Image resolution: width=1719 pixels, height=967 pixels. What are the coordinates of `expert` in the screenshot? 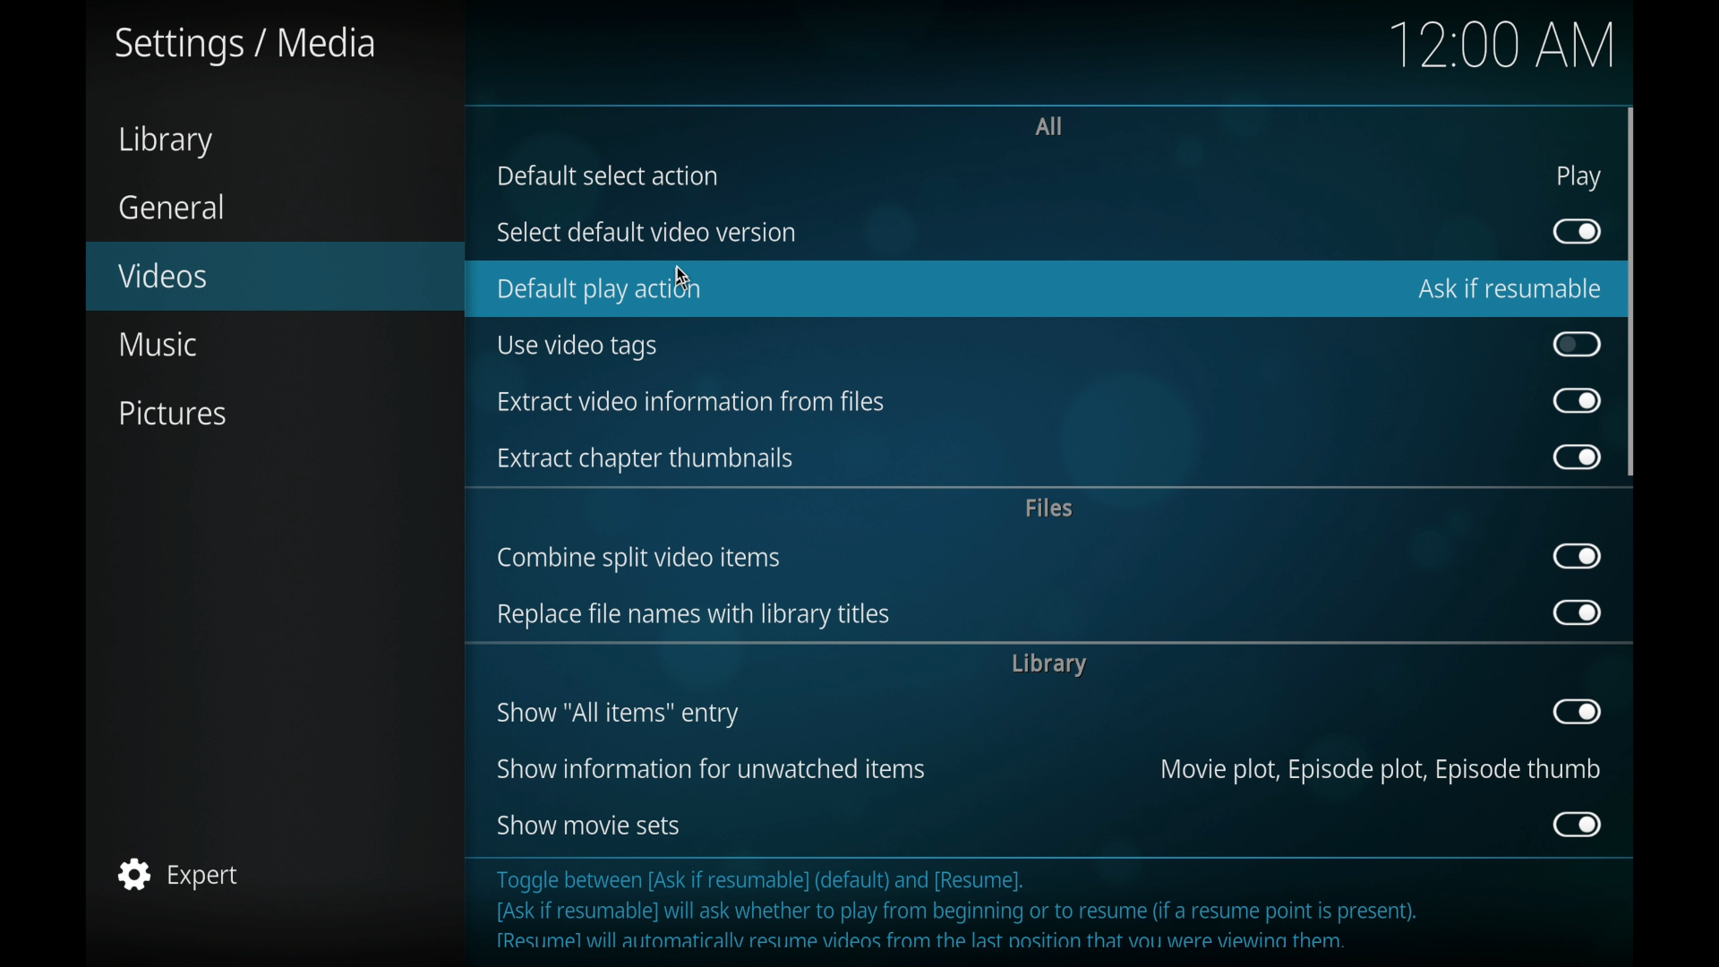 It's located at (178, 873).